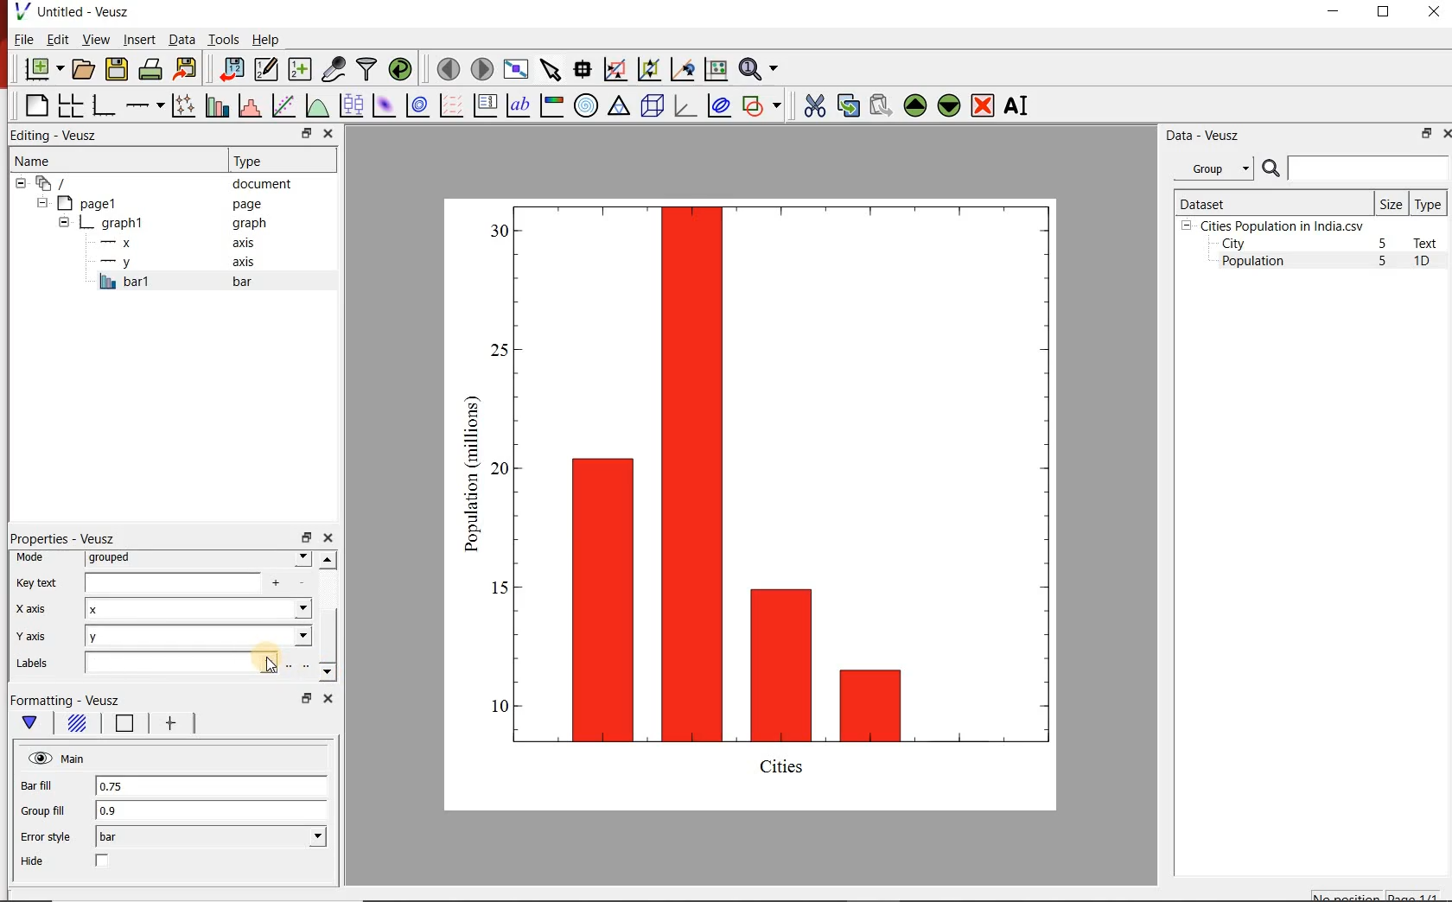 The height and width of the screenshot is (902, 1452). Describe the element at coordinates (117, 67) in the screenshot. I see `save the document` at that location.